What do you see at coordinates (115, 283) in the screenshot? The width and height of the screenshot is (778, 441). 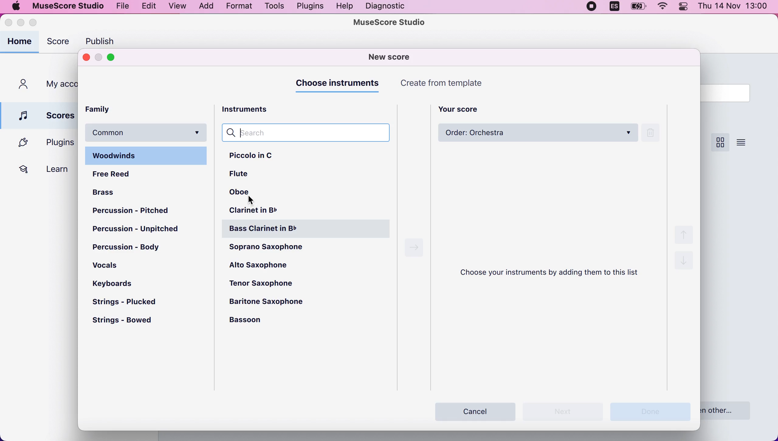 I see `keyboards` at bounding box center [115, 283].